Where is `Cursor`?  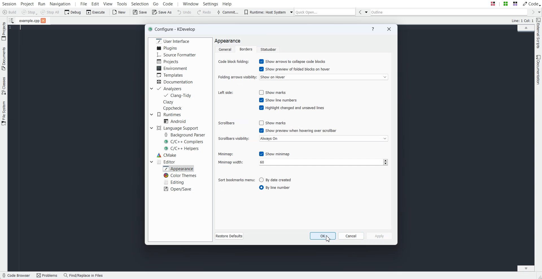 Cursor is located at coordinates (327, 239).